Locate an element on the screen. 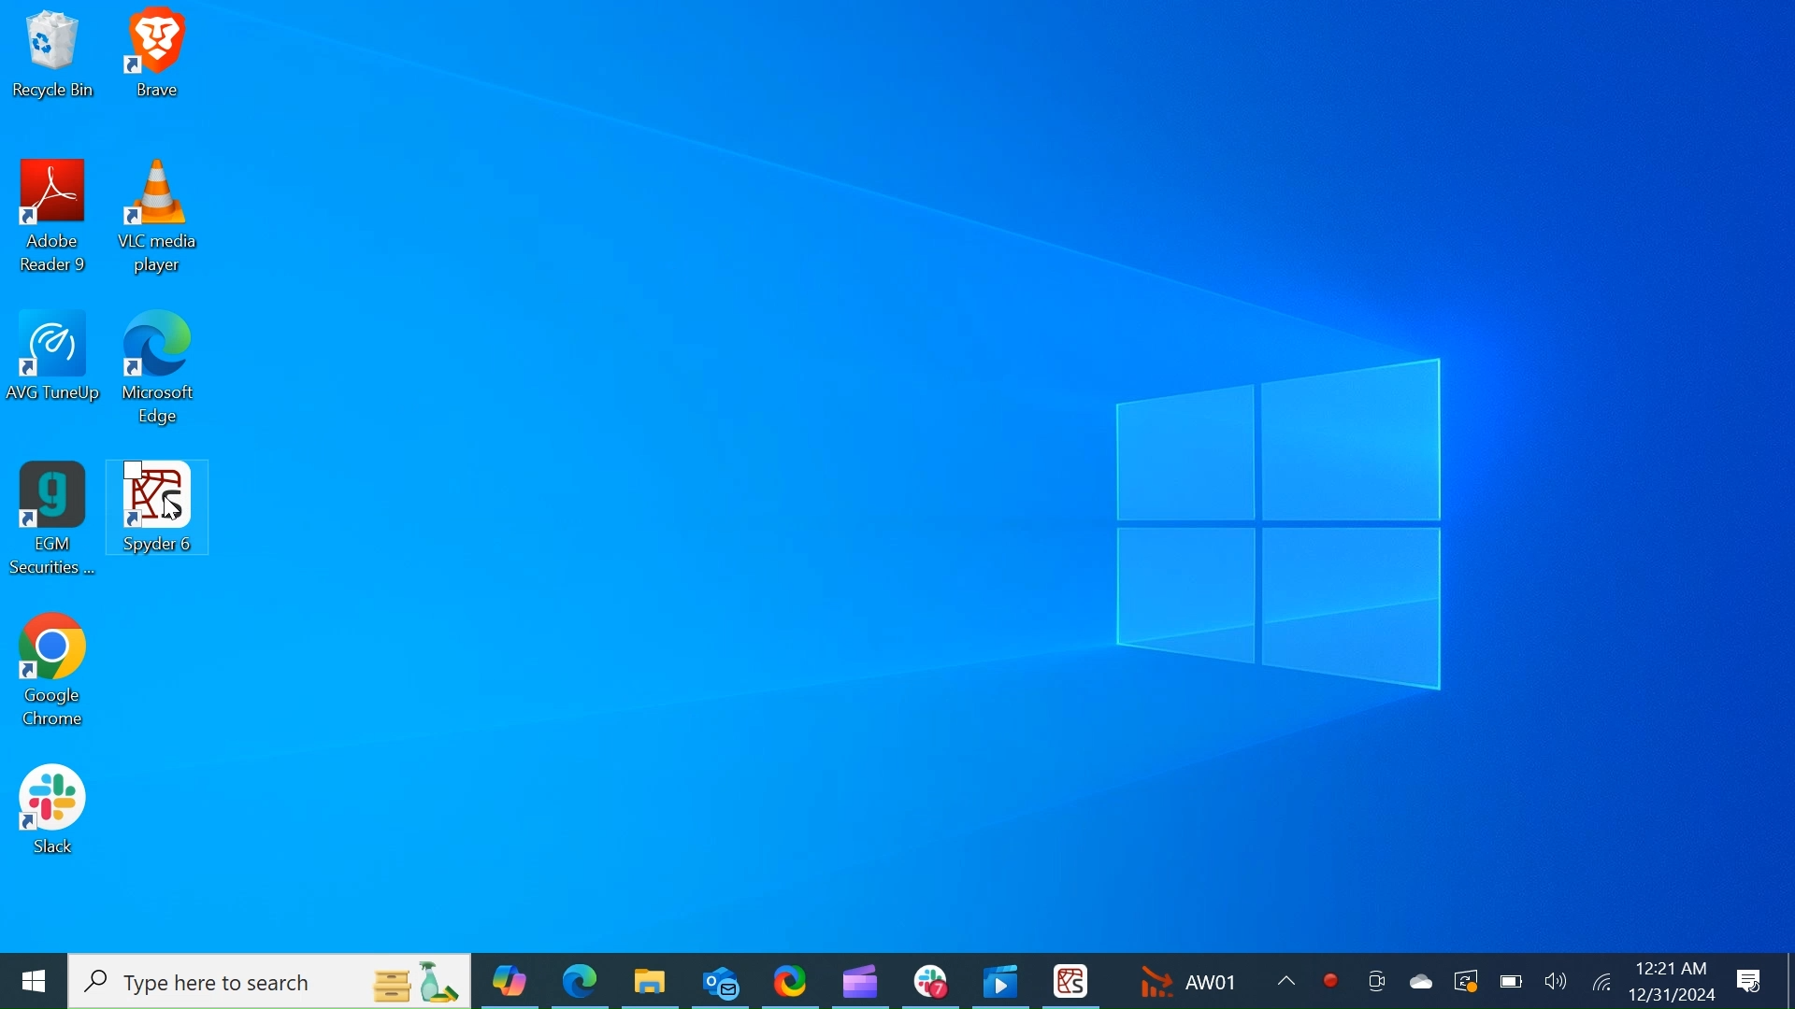 The image size is (1795, 1009). EGM Securities Desktop Icon is located at coordinates (51, 525).